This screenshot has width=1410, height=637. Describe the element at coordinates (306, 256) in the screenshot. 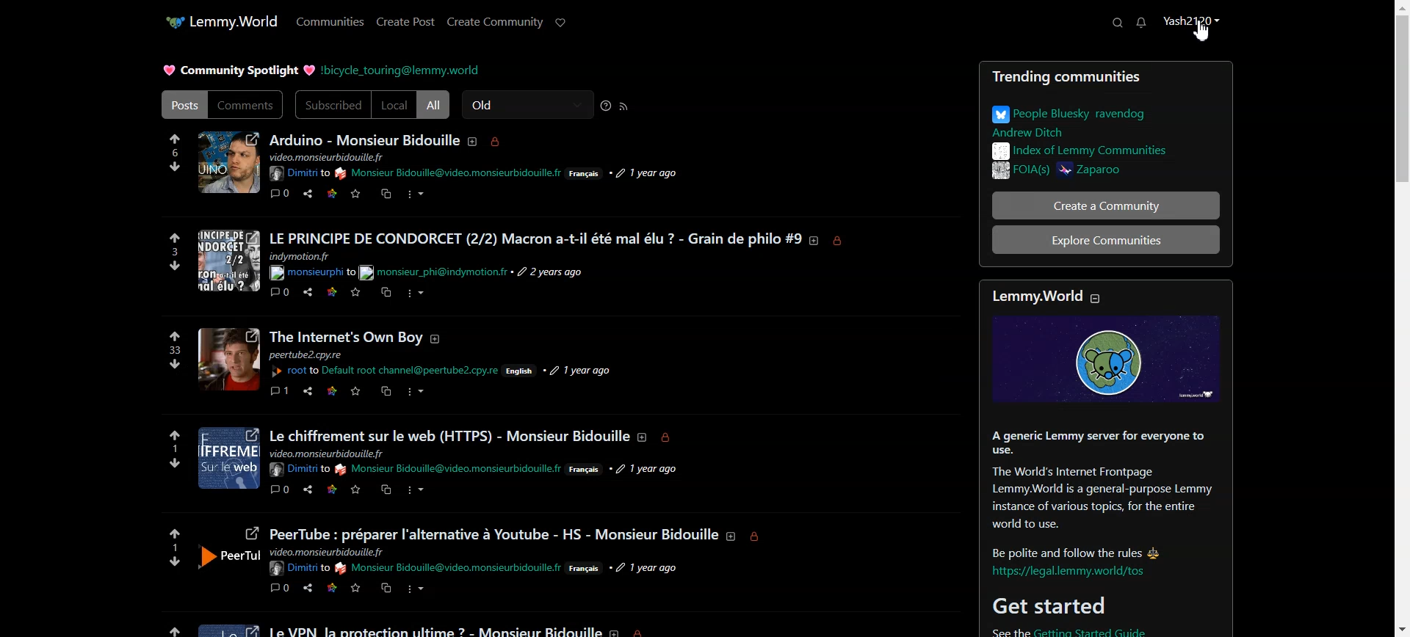

I see `text` at that location.